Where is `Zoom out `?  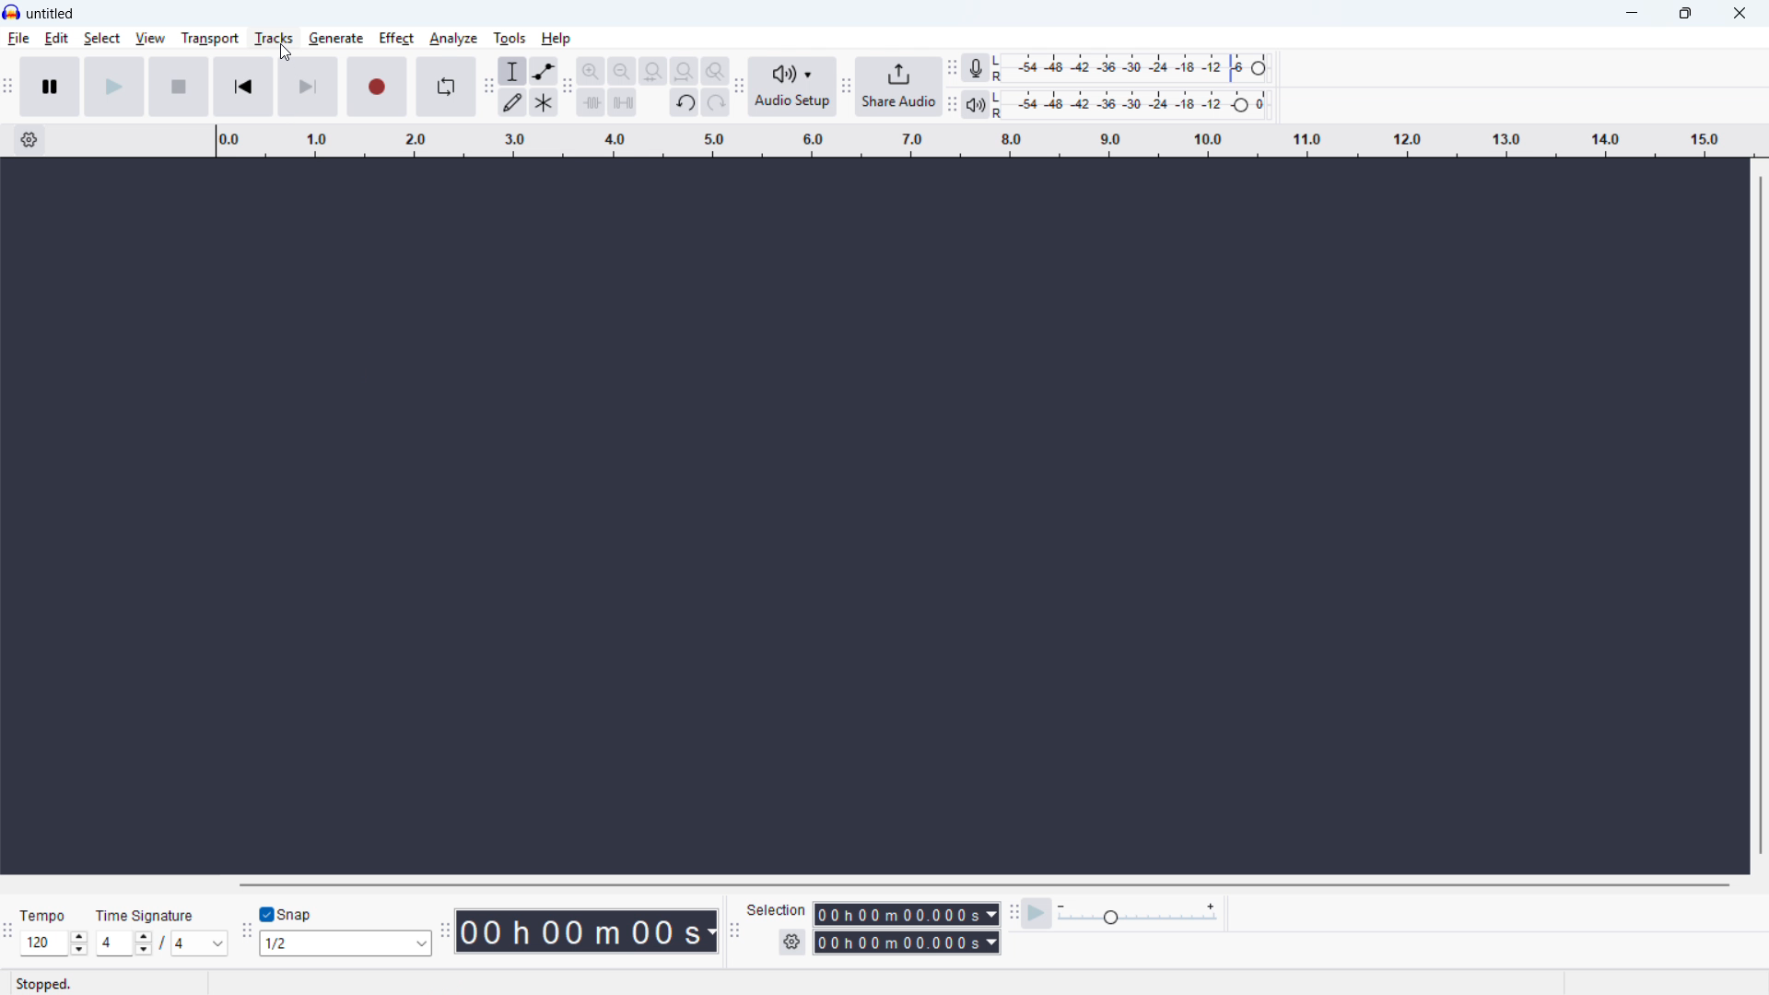 Zoom out  is located at coordinates (592, 71).